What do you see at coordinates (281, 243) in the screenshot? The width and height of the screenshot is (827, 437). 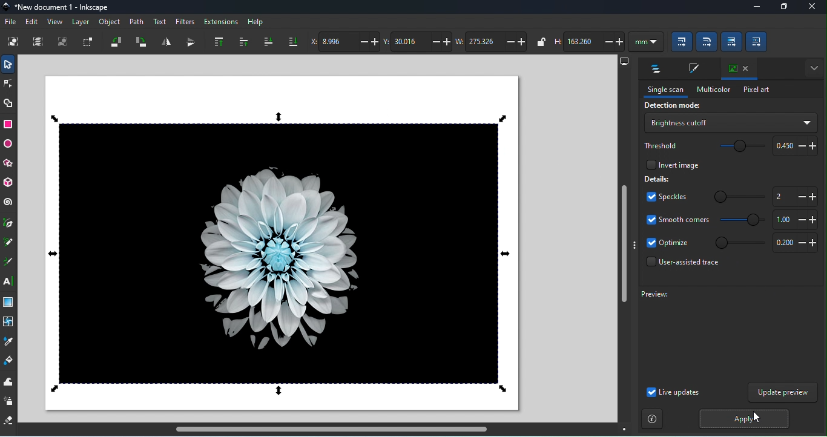 I see `Canvas` at bounding box center [281, 243].